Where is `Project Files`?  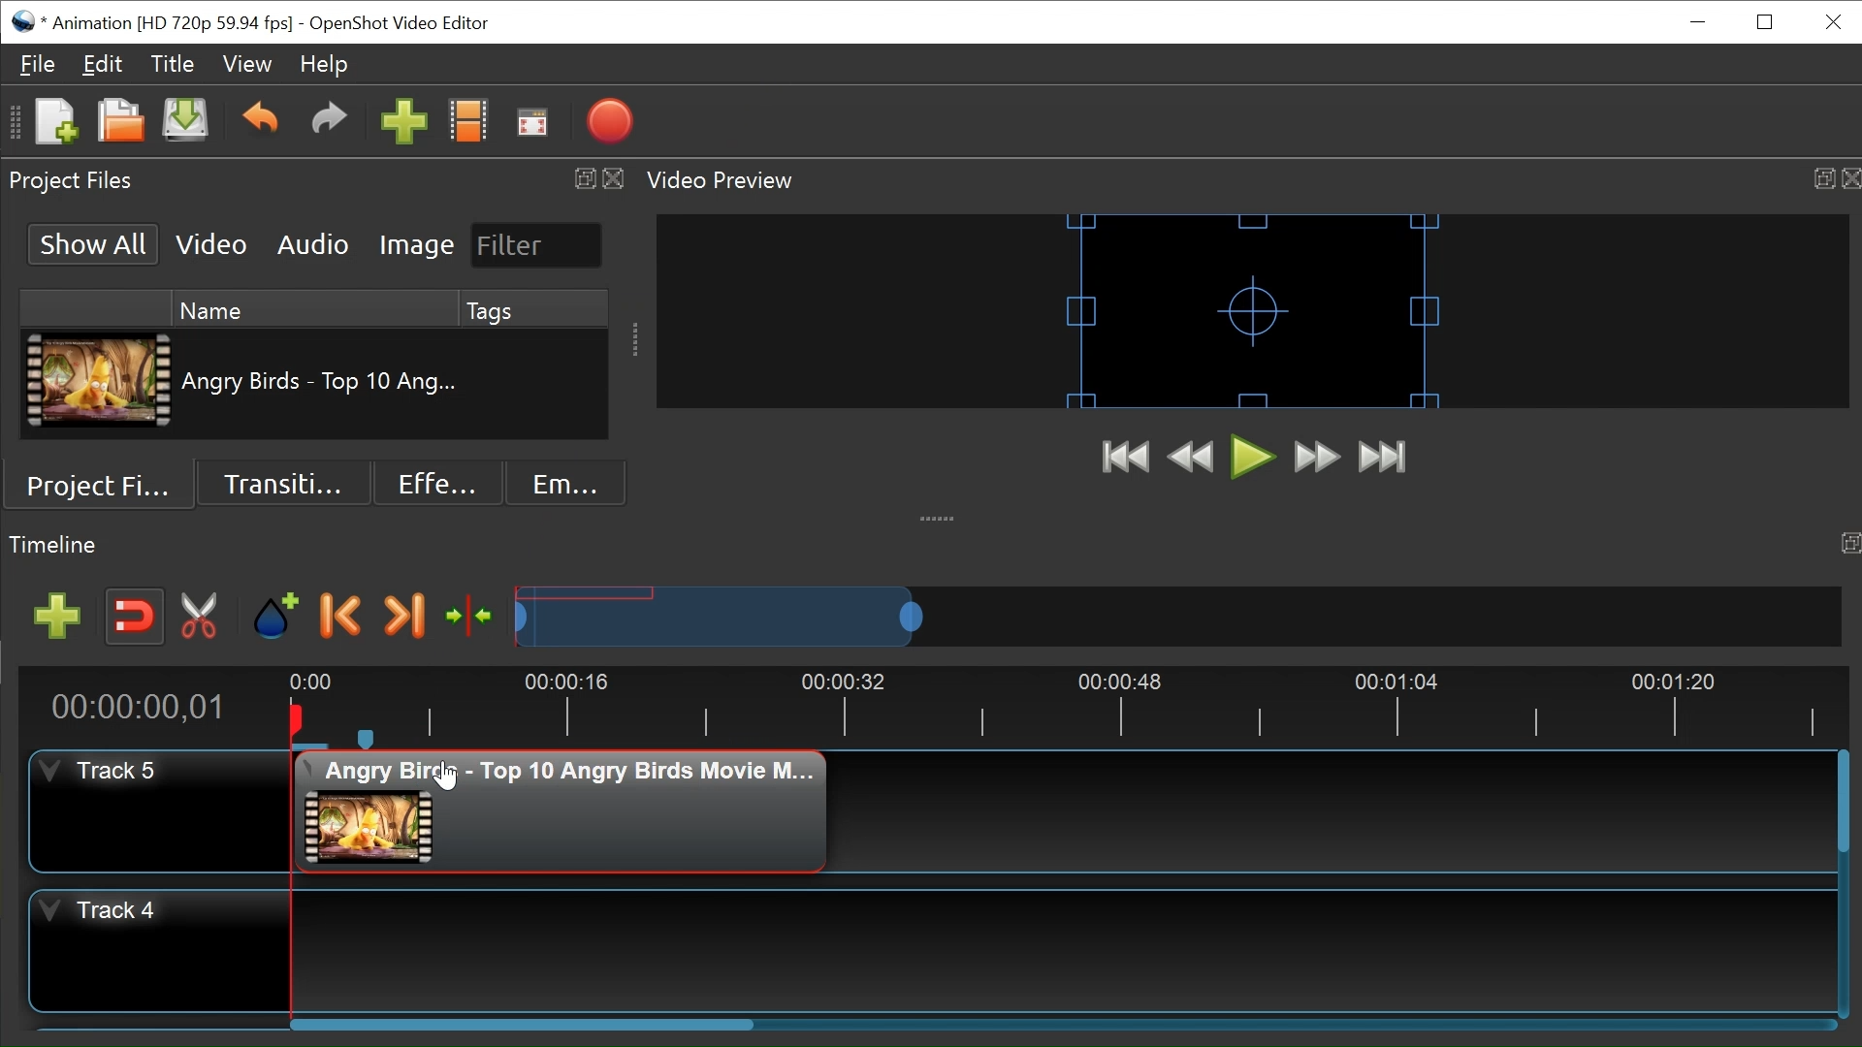 Project Files is located at coordinates (107, 484).